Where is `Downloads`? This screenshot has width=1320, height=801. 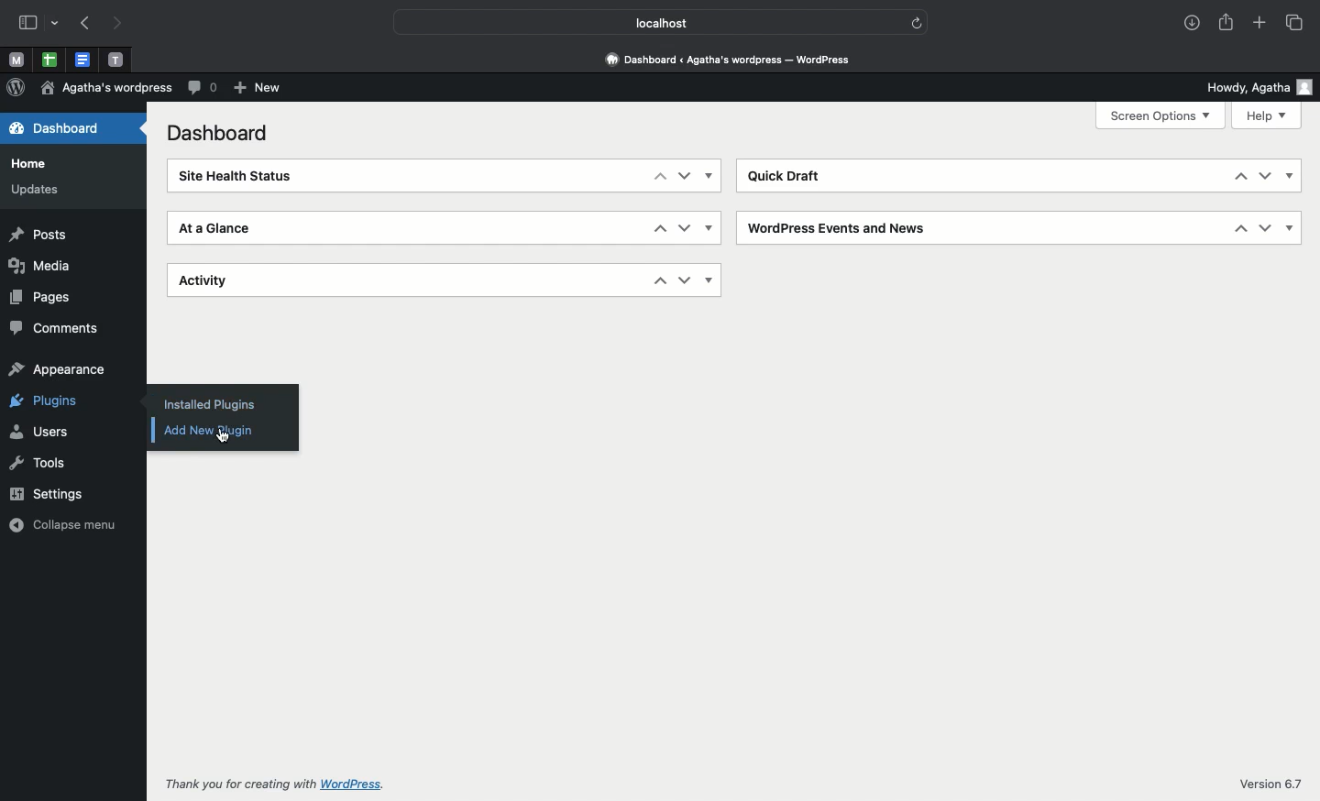
Downloads is located at coordinates (1189, 25).